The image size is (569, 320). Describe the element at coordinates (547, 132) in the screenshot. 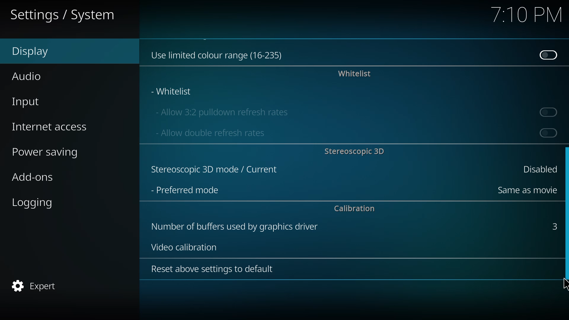

I see `enable` at that location.